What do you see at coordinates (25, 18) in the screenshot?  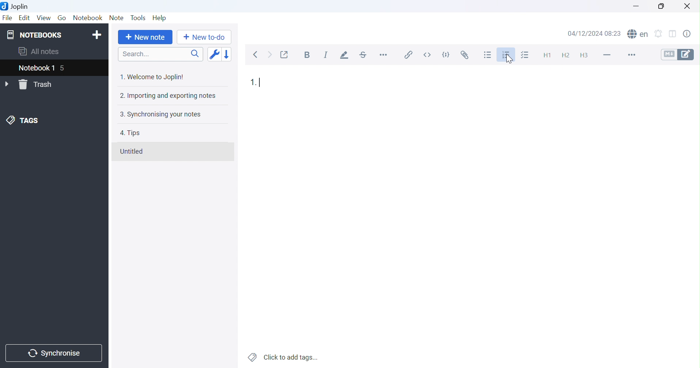 I see `Edit` at bounding box center [25, 18].